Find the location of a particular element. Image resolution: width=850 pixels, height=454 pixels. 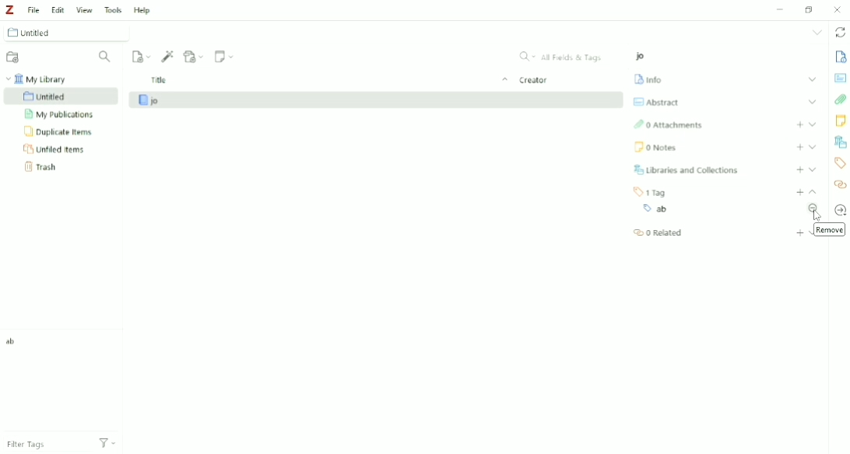

Title is located at coordinates (326, 80).